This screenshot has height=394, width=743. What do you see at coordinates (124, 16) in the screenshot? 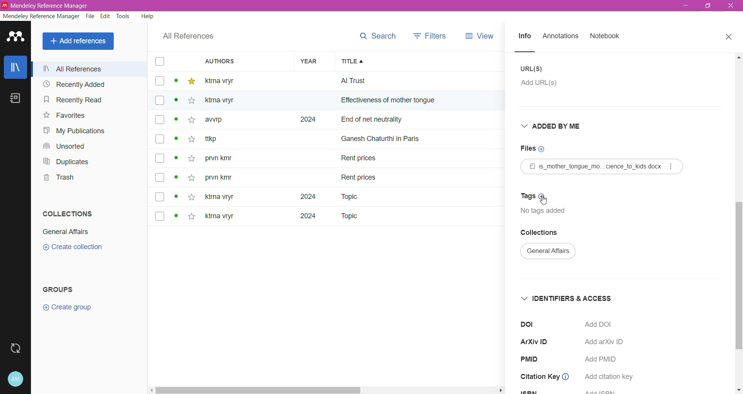
I see `Tools` at bounding box center [124, 16].